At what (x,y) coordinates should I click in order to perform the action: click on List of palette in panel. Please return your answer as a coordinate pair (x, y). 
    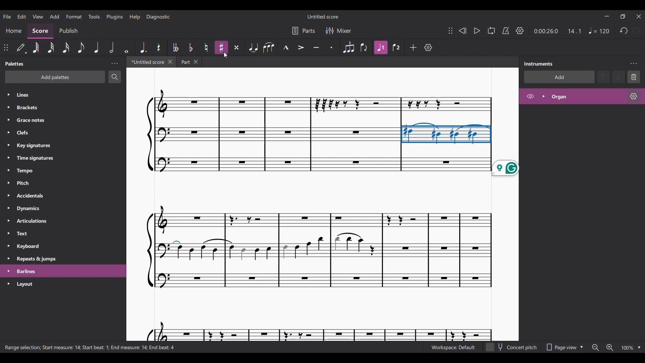
    Looking at the image, I should click on (70, 176).